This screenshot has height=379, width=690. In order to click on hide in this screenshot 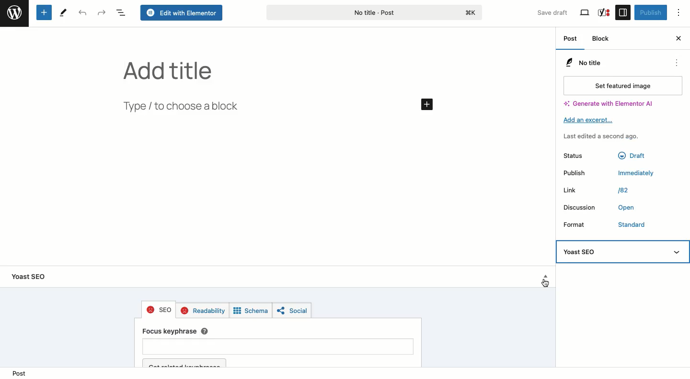, I will do `click(678, 252)`.